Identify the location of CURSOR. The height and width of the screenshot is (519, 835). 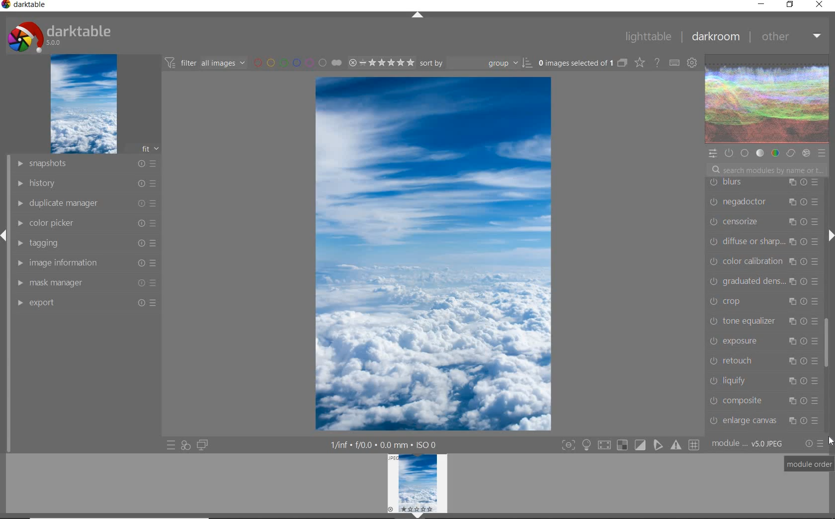
(831, 441).